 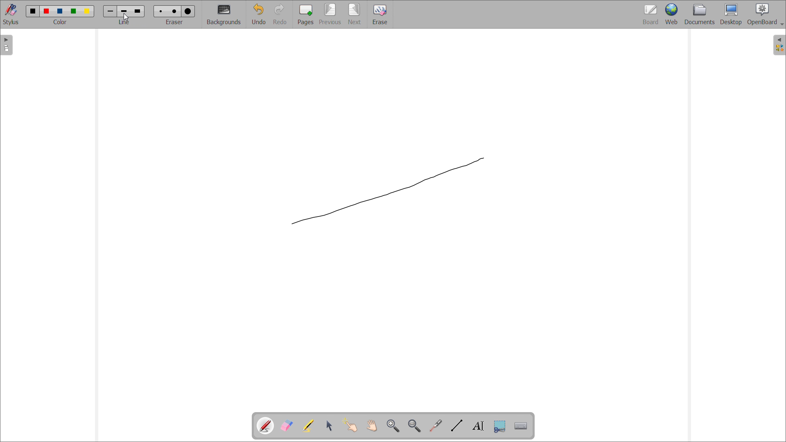 I want to click on select line width, so click(x=124, y=23).